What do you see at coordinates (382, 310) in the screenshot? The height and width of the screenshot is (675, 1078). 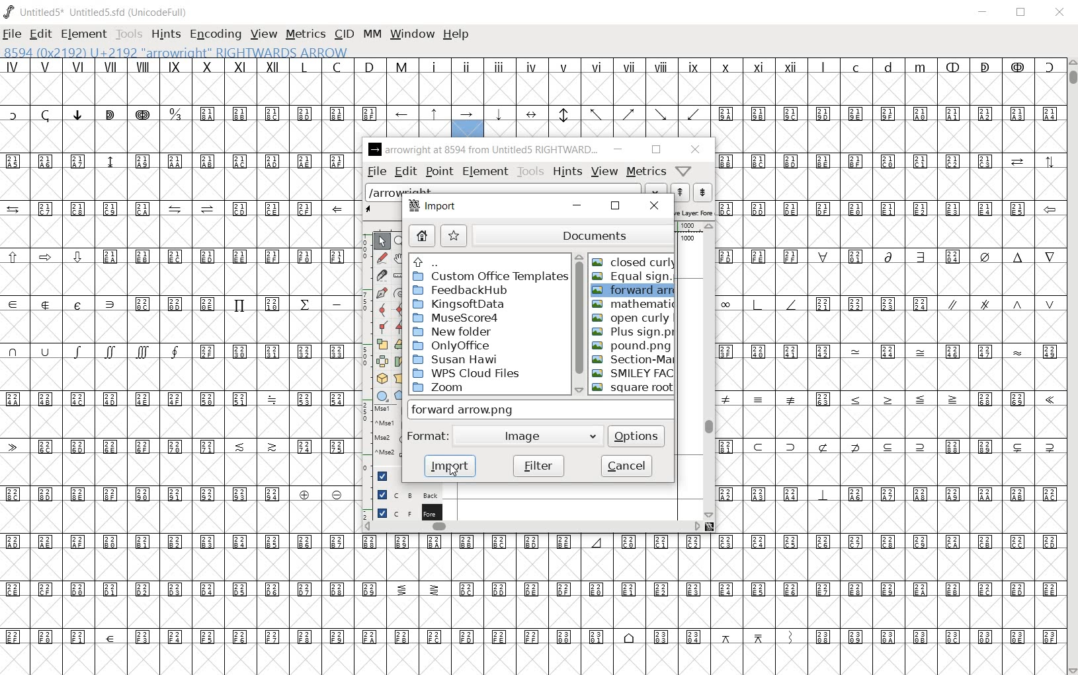 I see `add a curve point` at bounding box center [382, 310].